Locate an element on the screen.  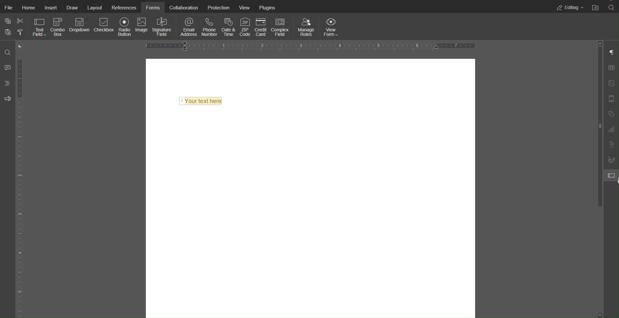
Vertical Ruler is located at coordinates (20, 179).